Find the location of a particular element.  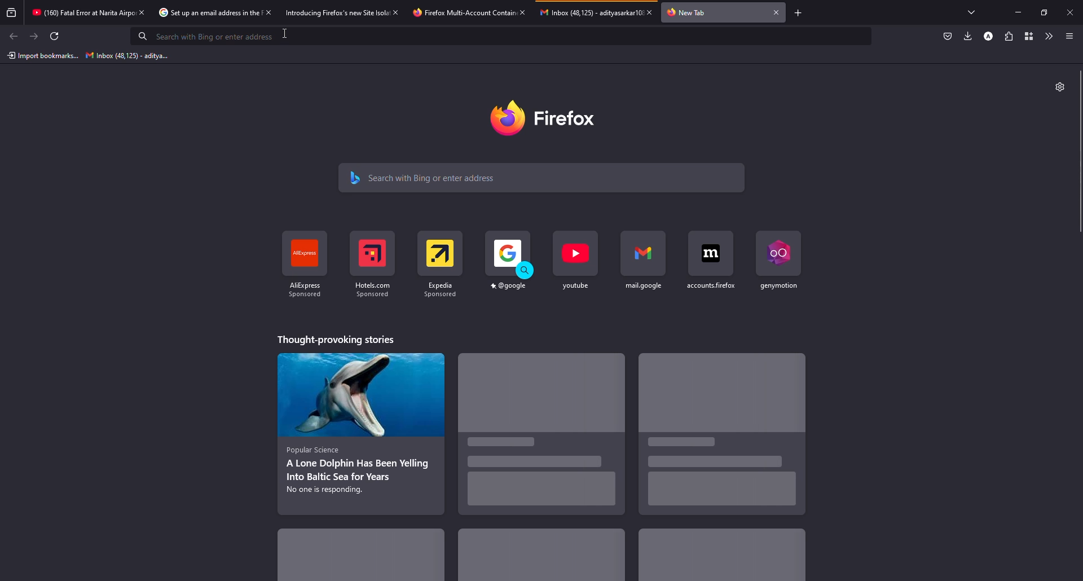

menu is located at coordinates (1069, 36).